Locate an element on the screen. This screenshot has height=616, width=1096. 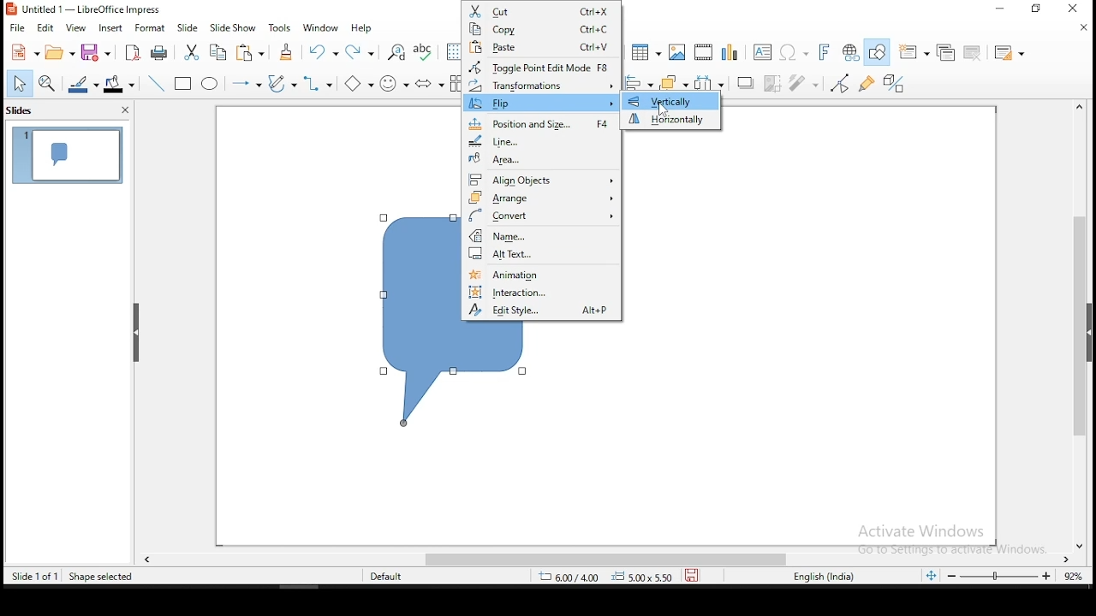
view is located at coordinates (78, 28).